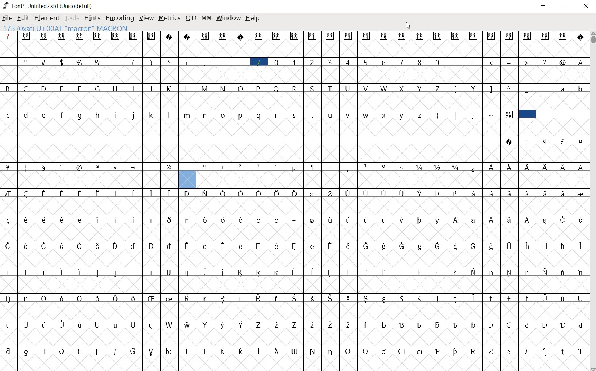  I want to click on window, so click(228, 18).